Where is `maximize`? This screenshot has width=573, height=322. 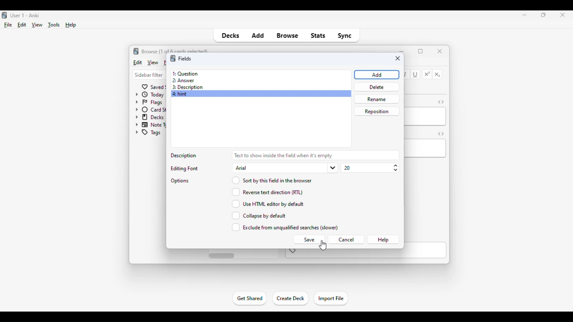 maximize is located at coordinates (420, 51).